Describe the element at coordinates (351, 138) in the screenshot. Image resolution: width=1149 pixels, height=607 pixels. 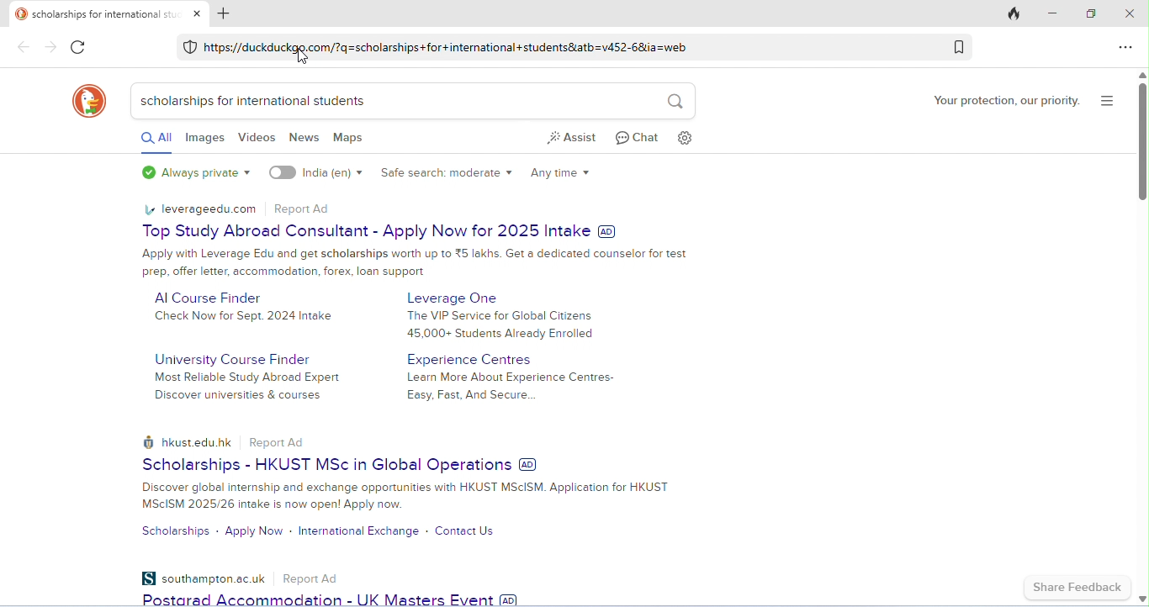
I see `maps` at that location.